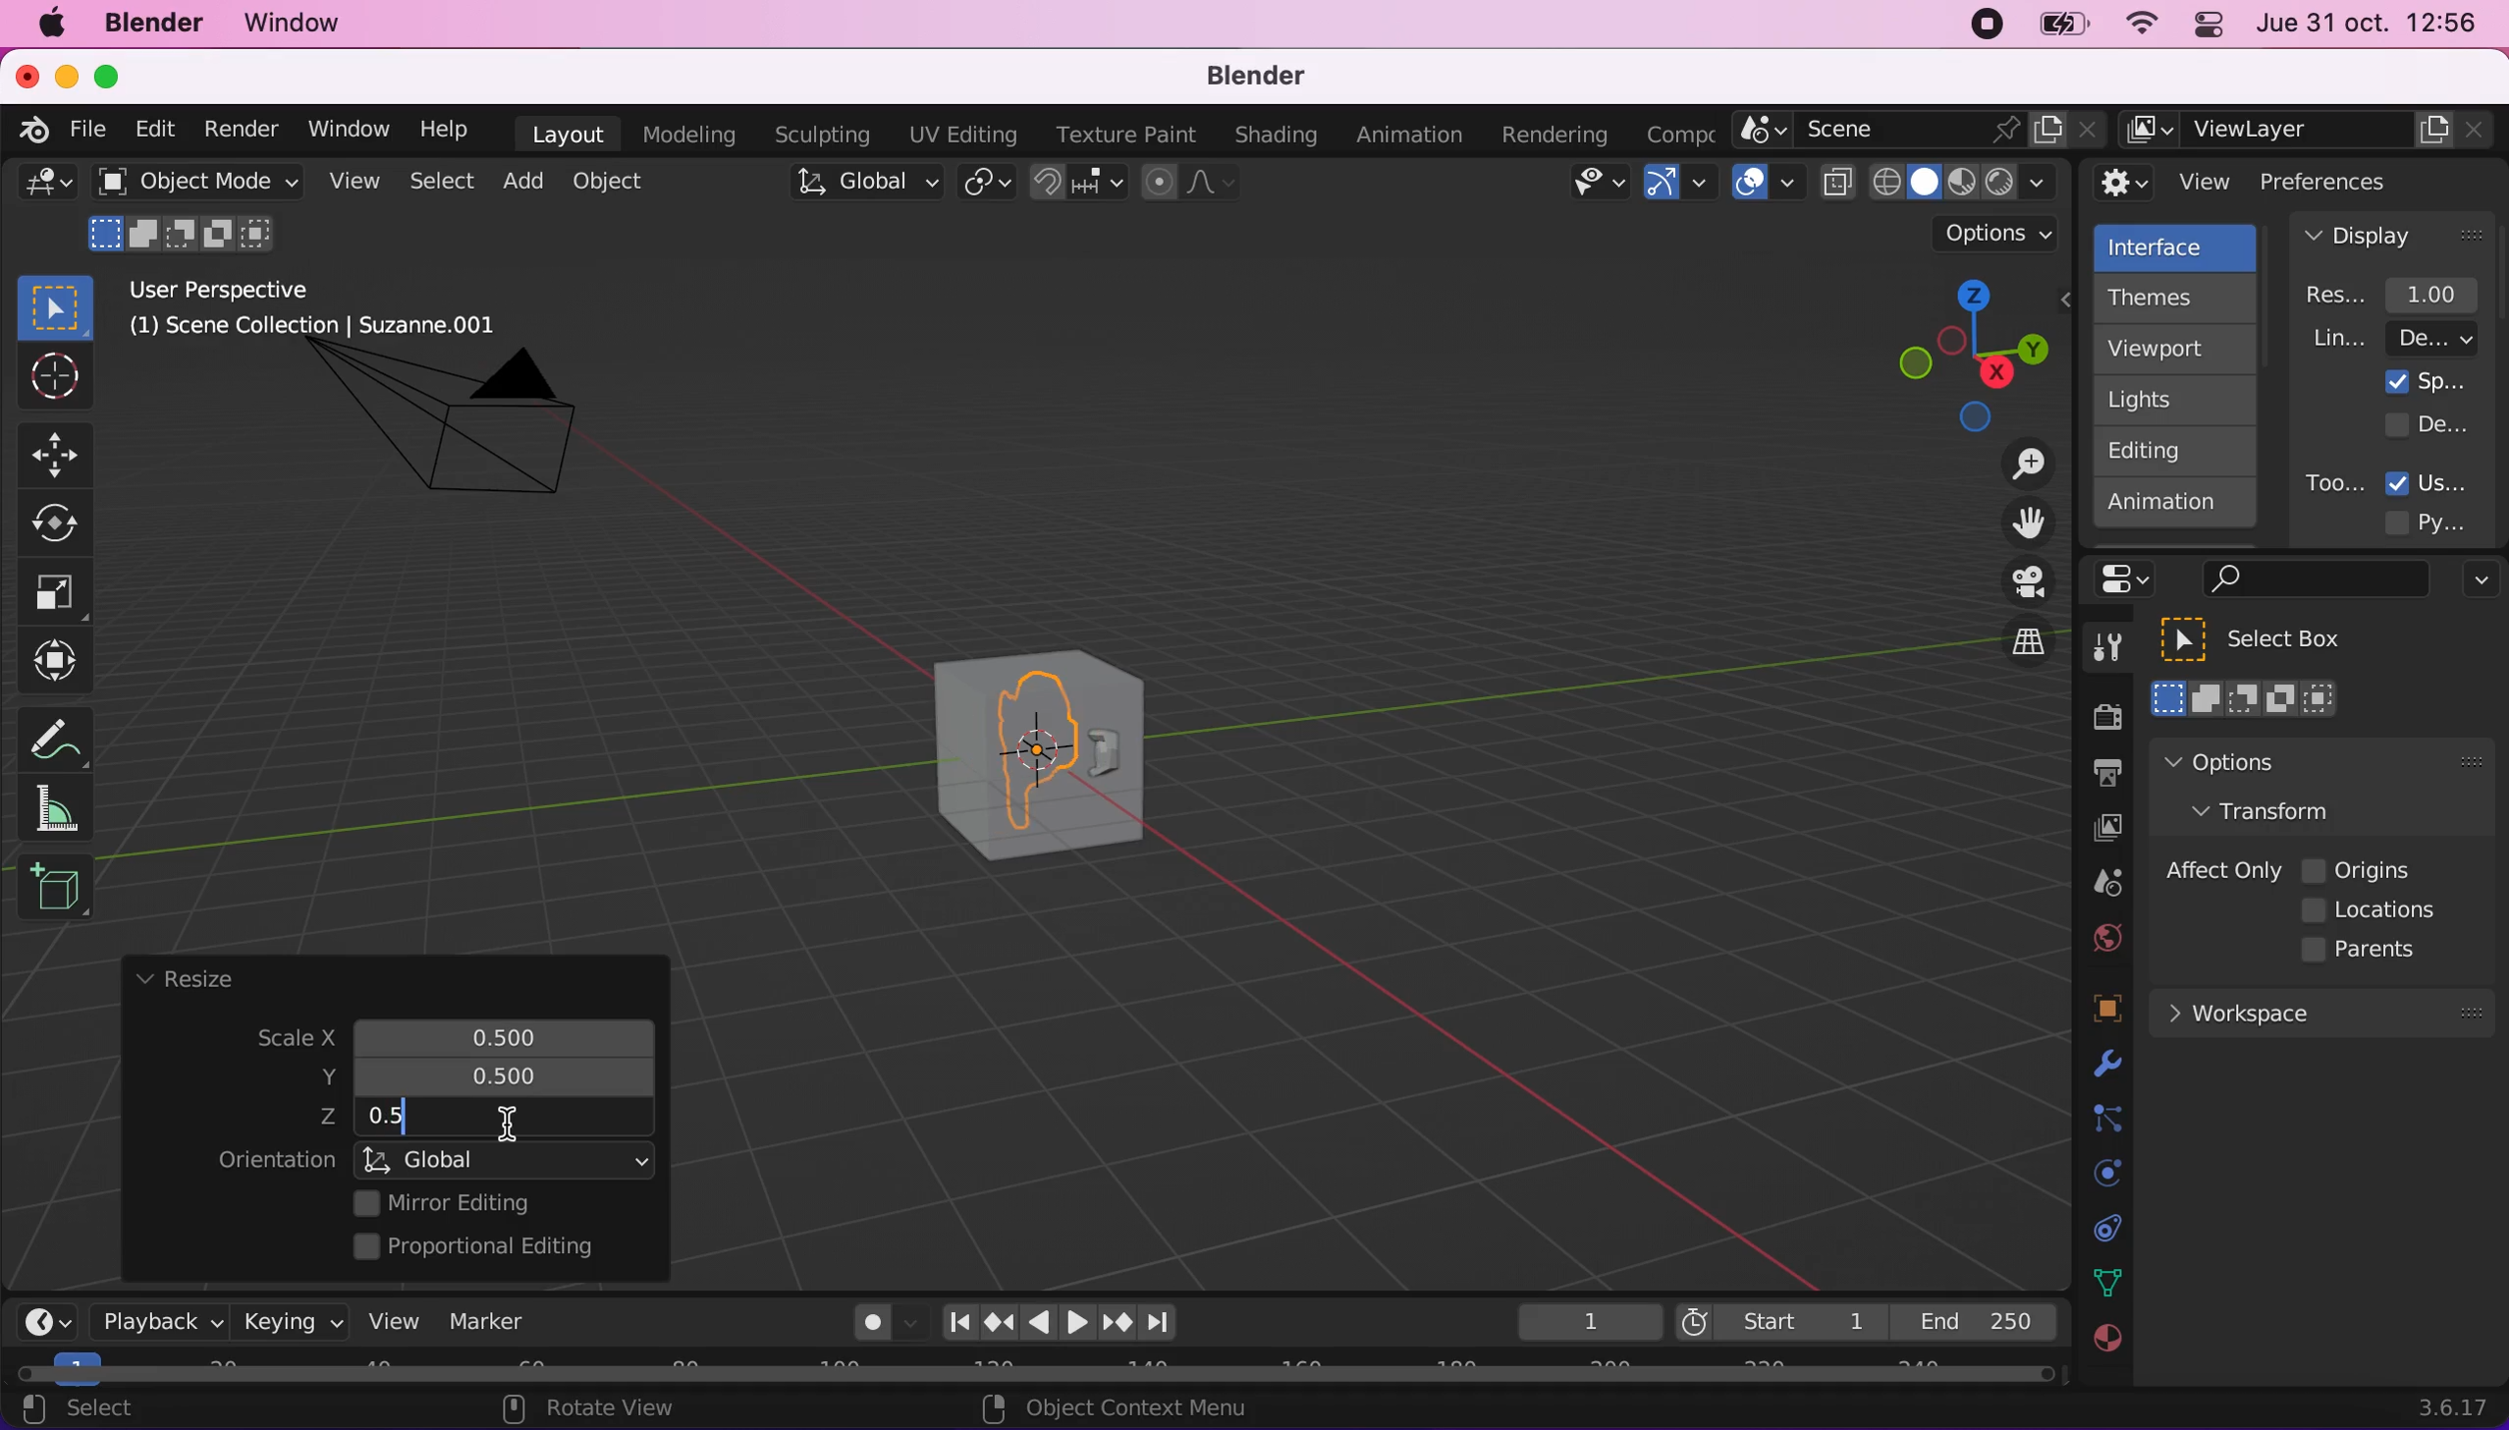 This screenshot has height=1430, width=2509. I want to click on editing, so click(2165, 450).